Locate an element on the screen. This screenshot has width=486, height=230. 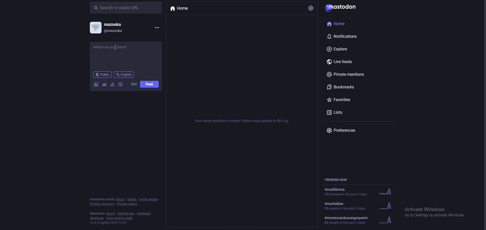
notifications is located at coordinates (349, 36).